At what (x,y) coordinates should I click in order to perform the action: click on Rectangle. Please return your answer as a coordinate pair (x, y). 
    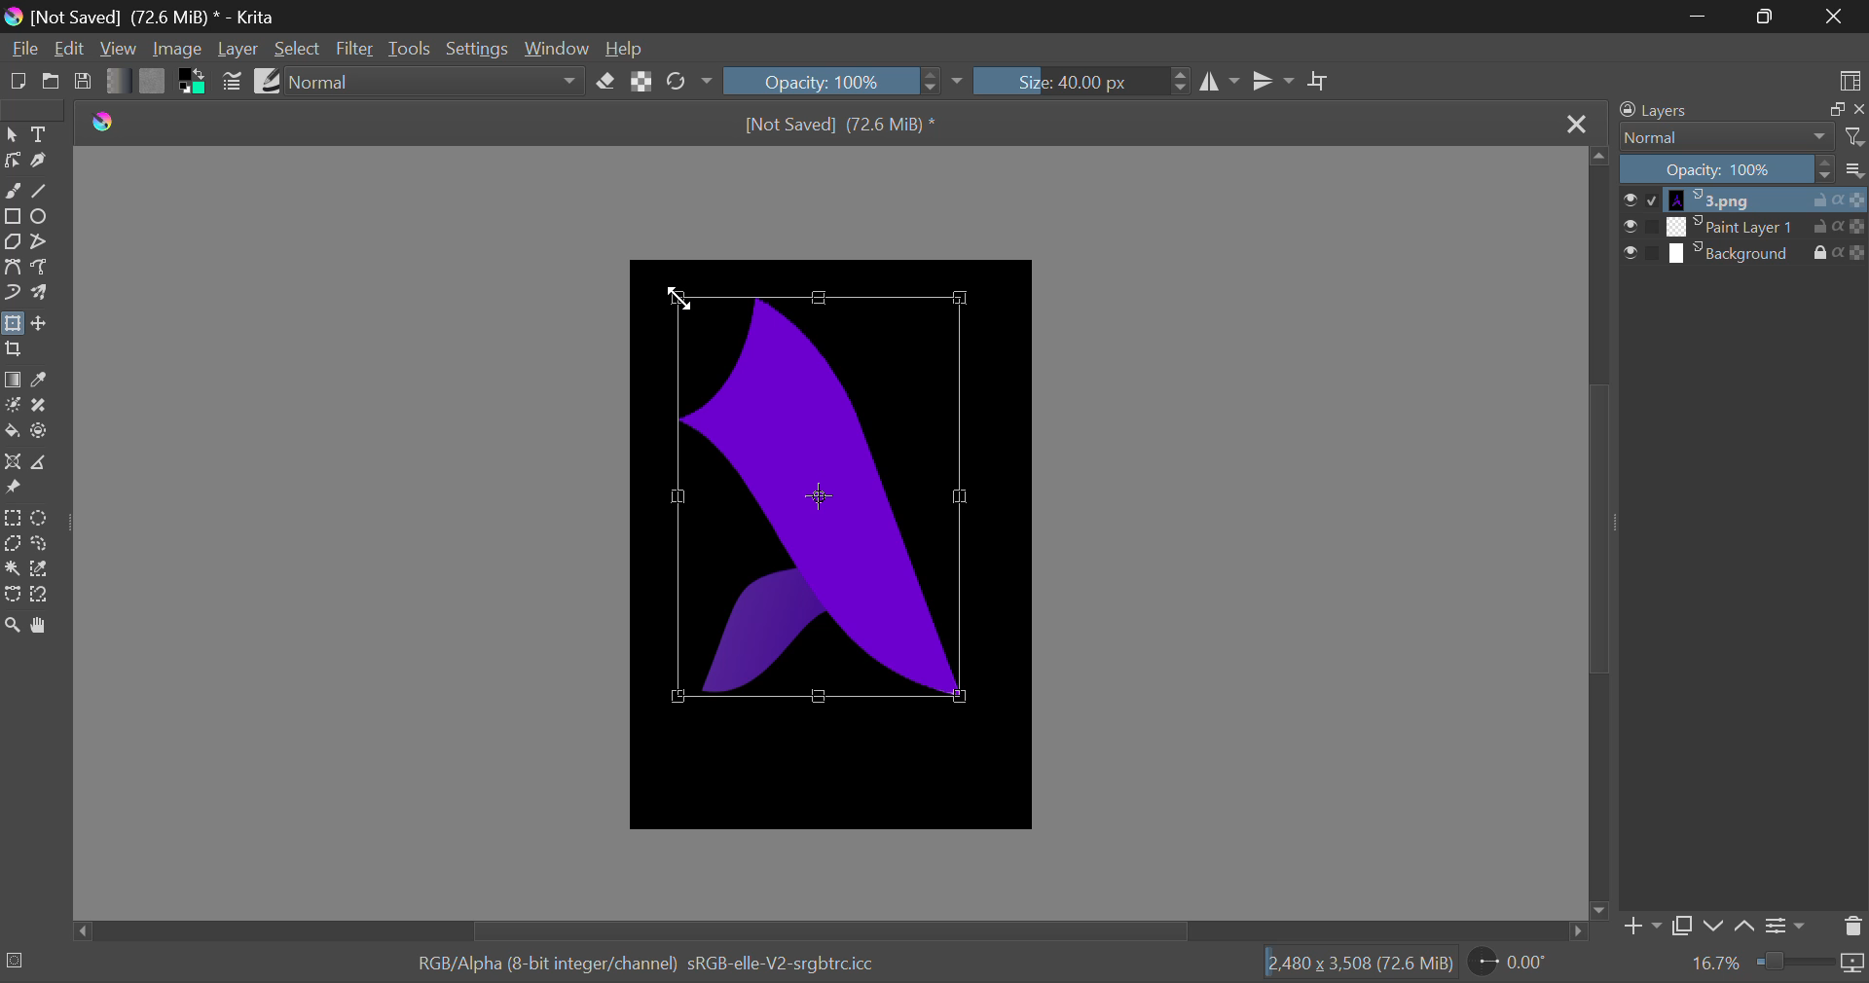
    Looking at the image, I should click on (16, 216).